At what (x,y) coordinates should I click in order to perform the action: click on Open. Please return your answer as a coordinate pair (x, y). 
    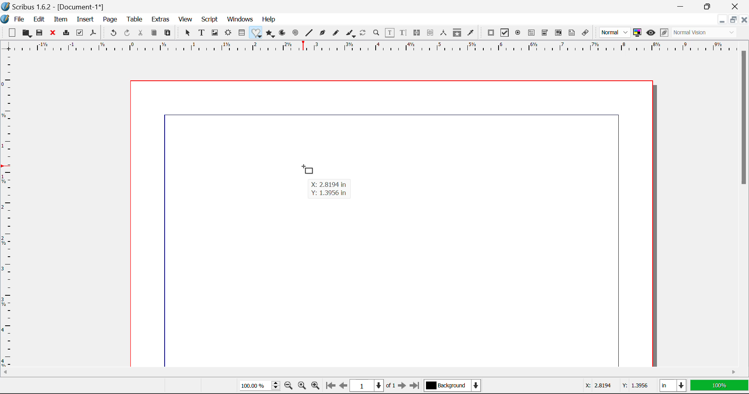
    Looking at the image, I should click on (27, 33).